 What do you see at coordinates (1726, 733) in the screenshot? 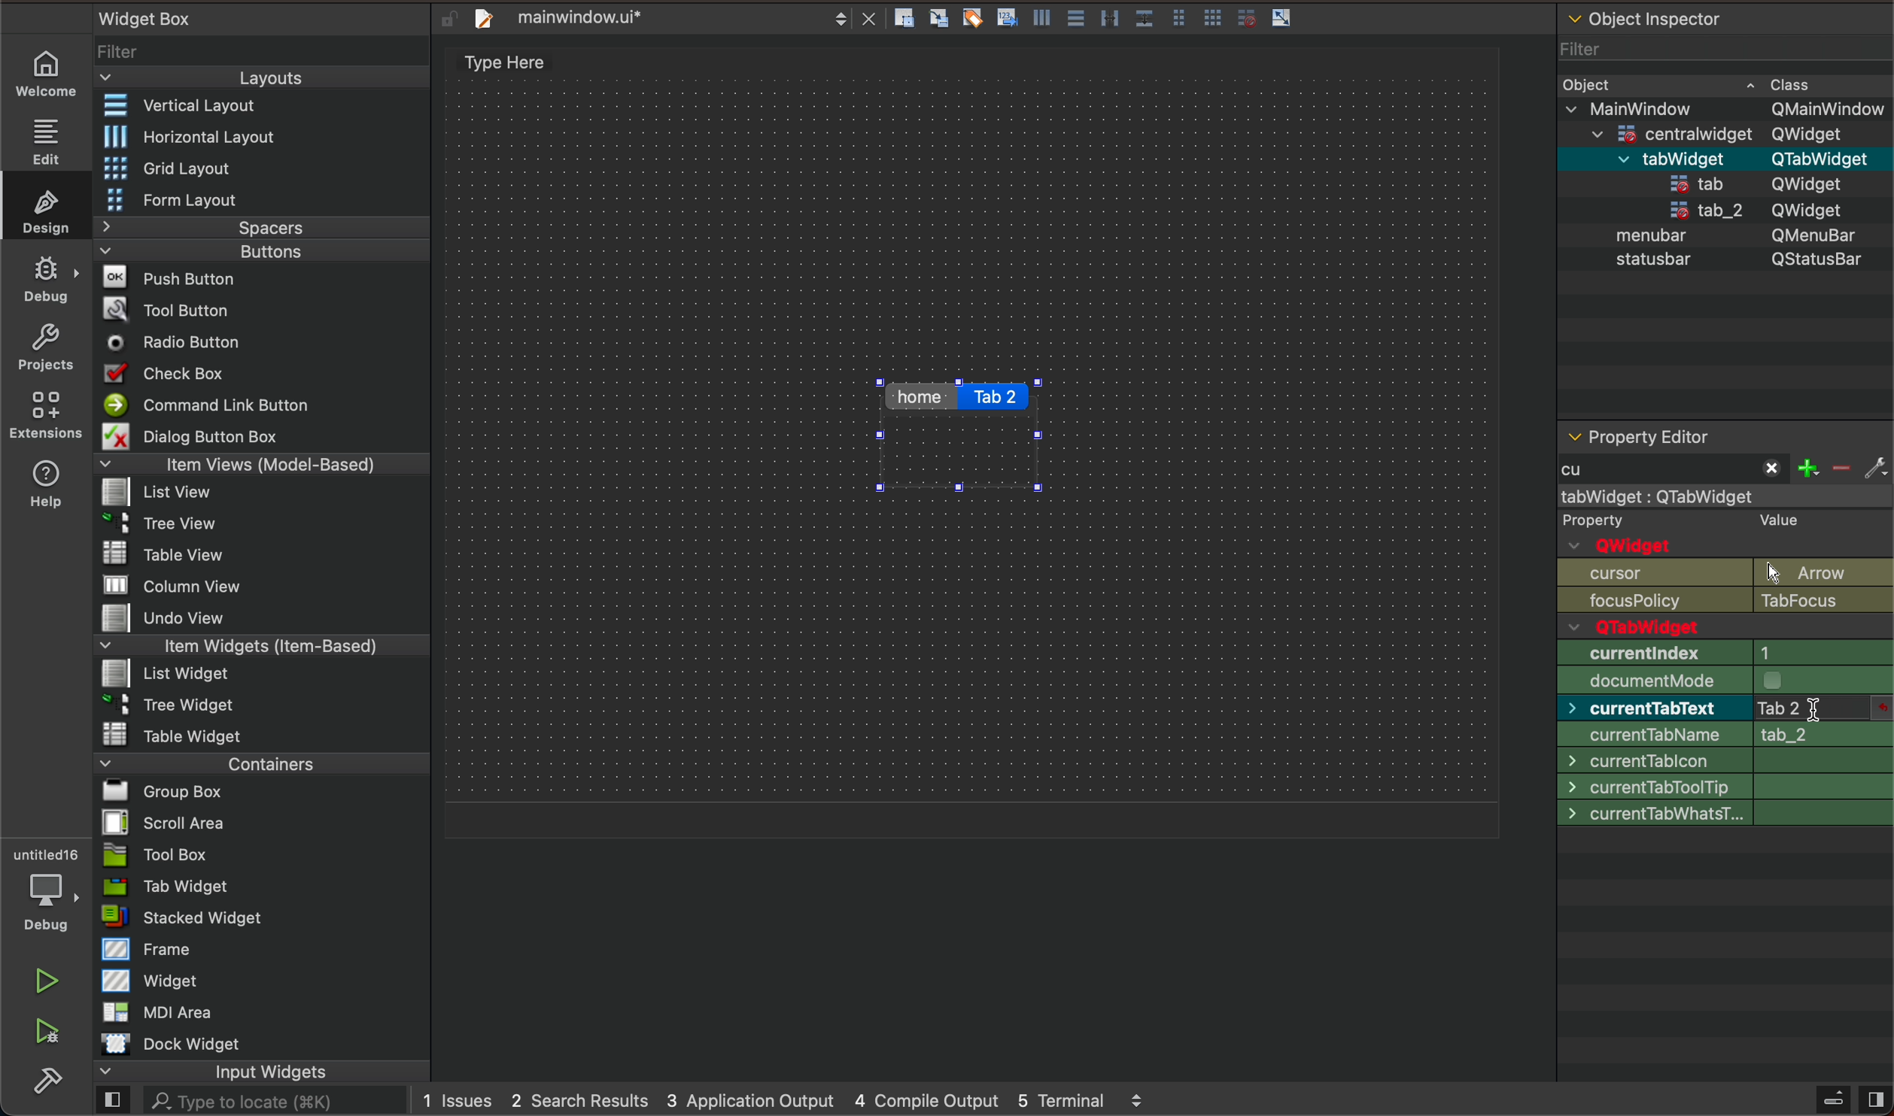
I see `` at bounding box center [1726, 733].